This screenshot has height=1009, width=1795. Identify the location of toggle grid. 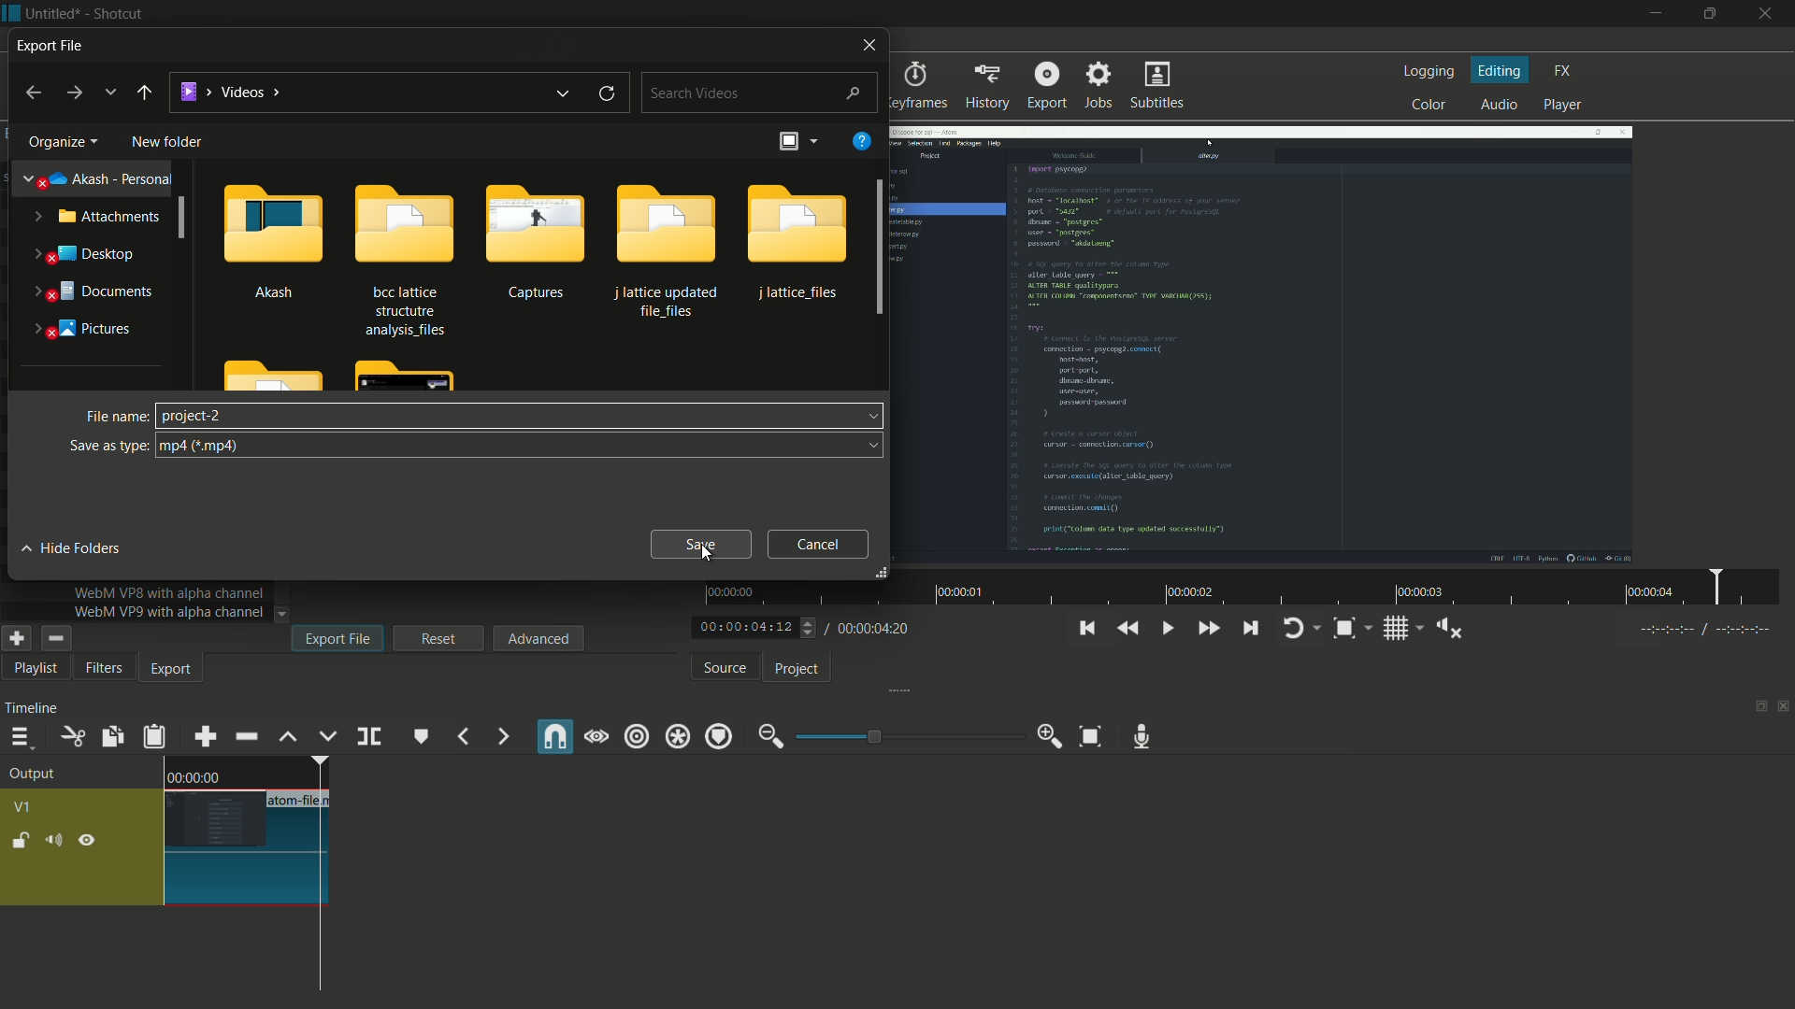
(1396, 631).